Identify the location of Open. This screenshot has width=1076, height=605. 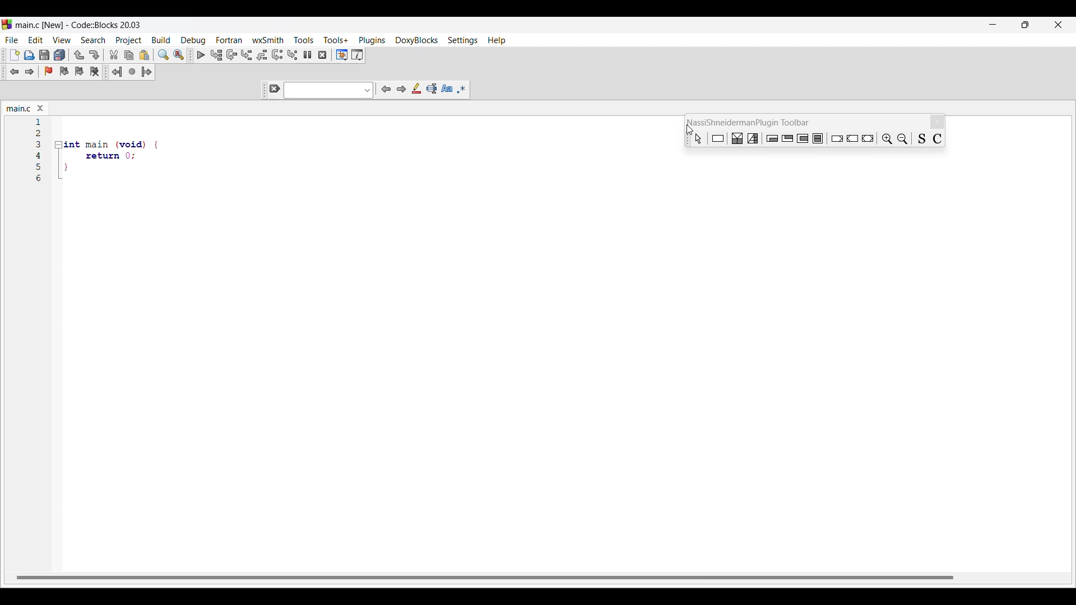
(30, 55).